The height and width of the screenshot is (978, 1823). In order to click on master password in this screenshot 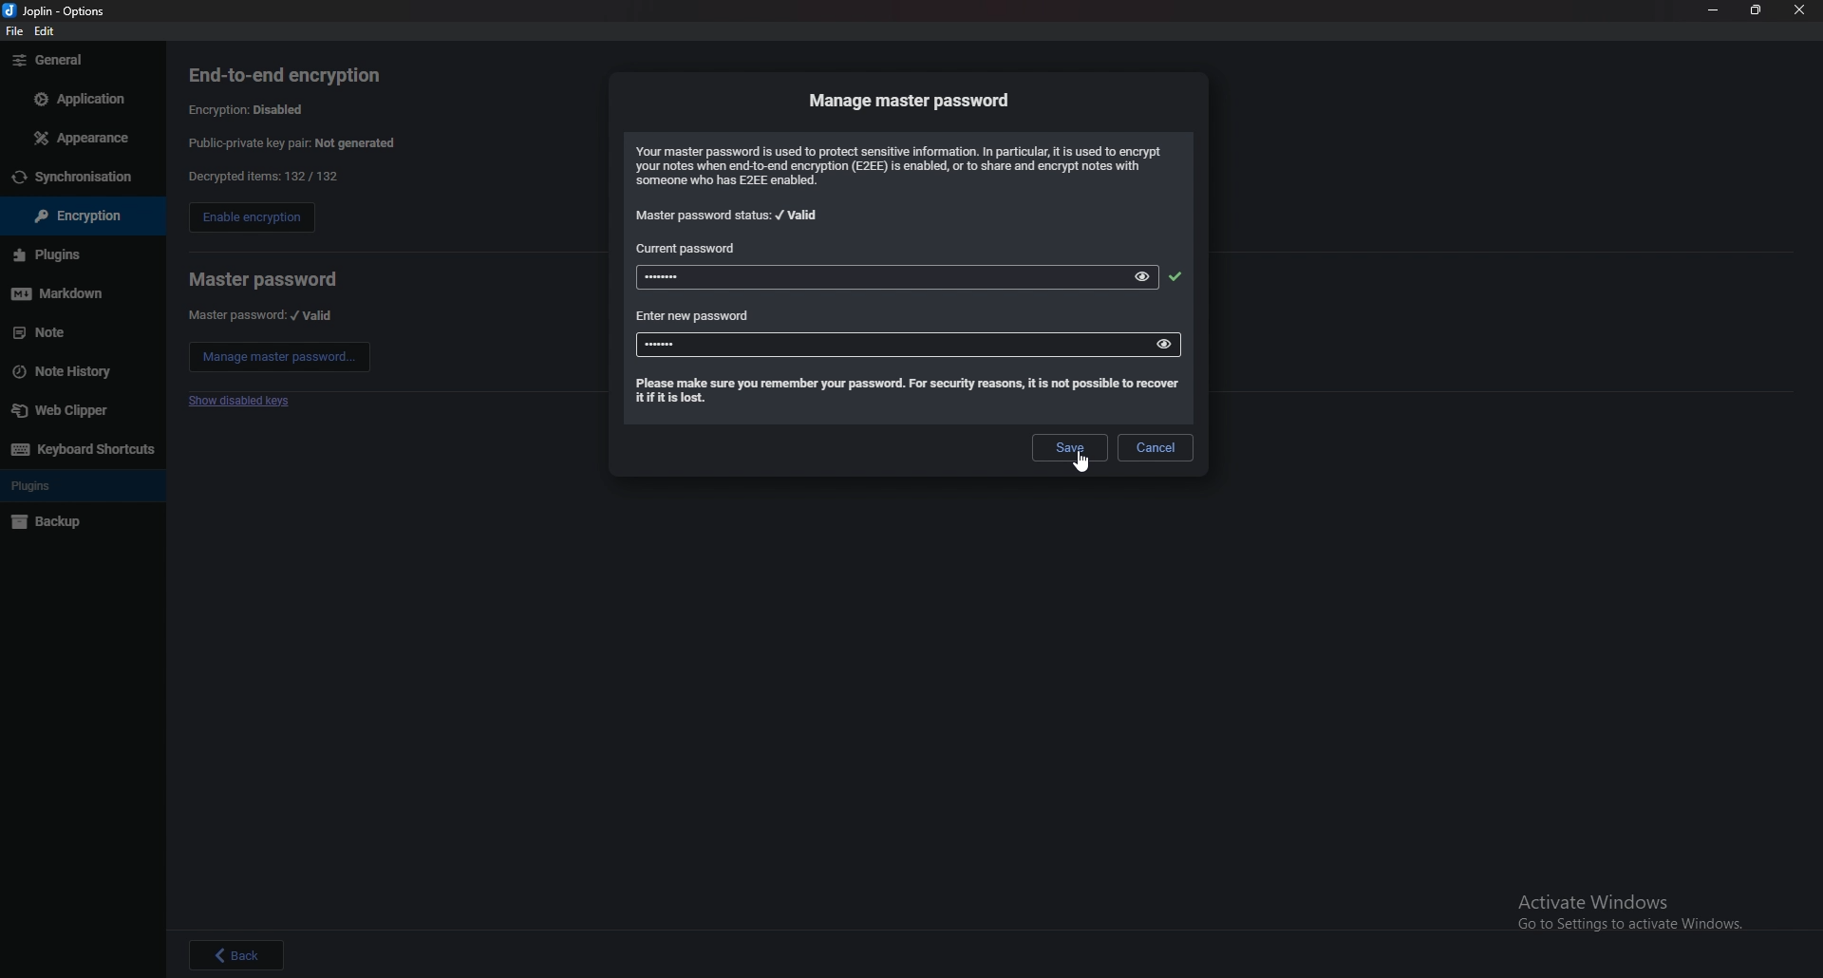, I will do `click(262, 315)`.